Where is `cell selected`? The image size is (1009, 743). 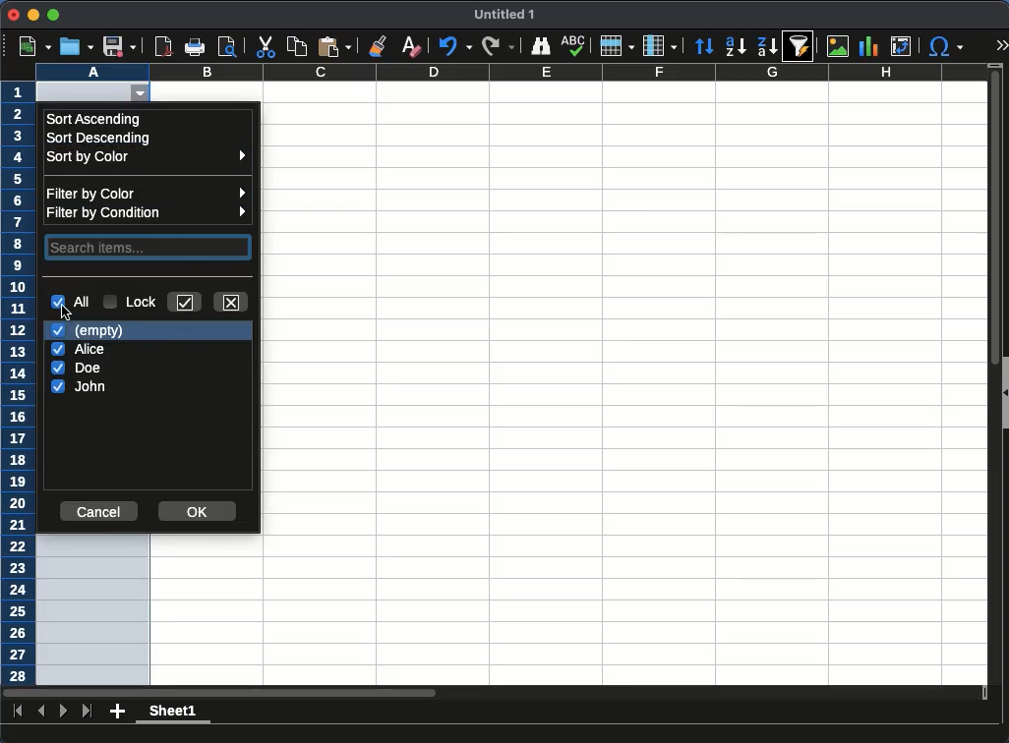 cell selected is located at coordinates (82, 91).